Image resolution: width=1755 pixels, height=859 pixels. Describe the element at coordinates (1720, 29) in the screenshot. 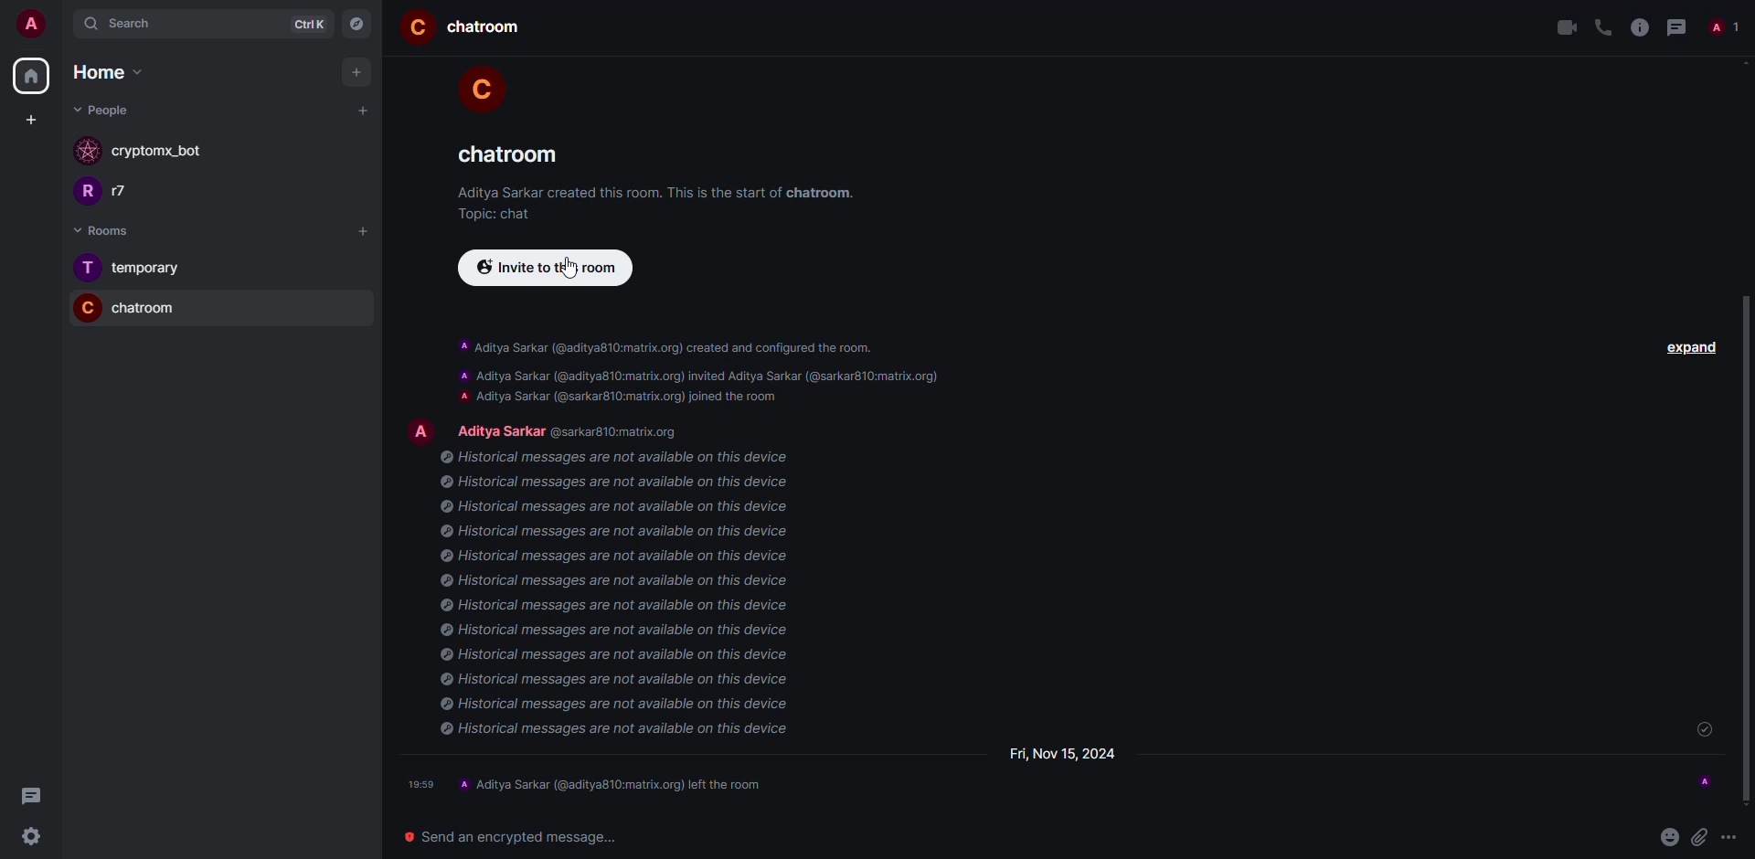

I see `people` at that location.